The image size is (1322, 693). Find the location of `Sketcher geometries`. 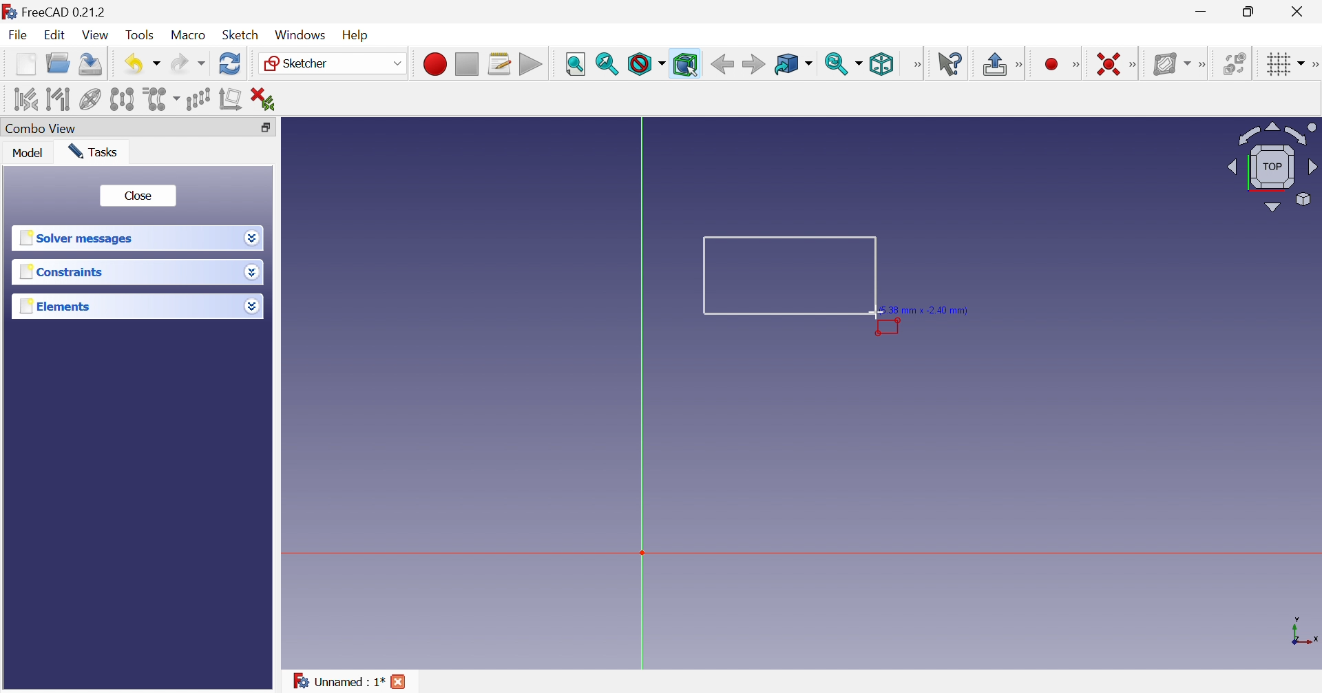

Sketcher geometries is located at coordinates (1078, 65).